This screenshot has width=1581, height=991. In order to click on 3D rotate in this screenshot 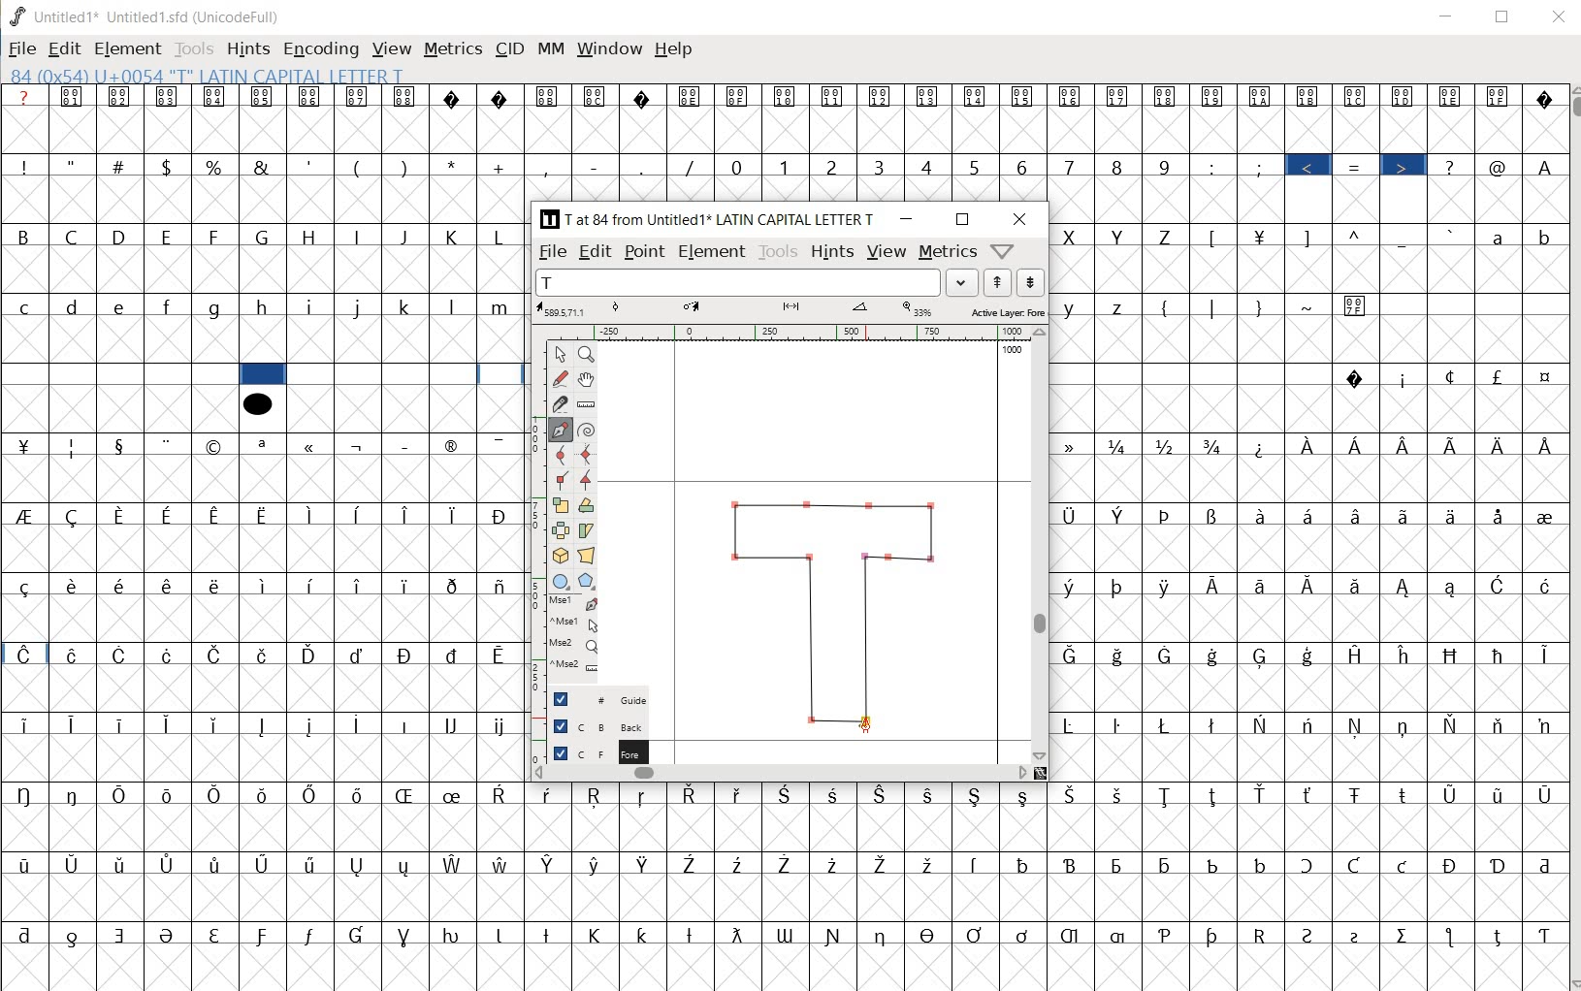, I will do `click(560, 557)`.